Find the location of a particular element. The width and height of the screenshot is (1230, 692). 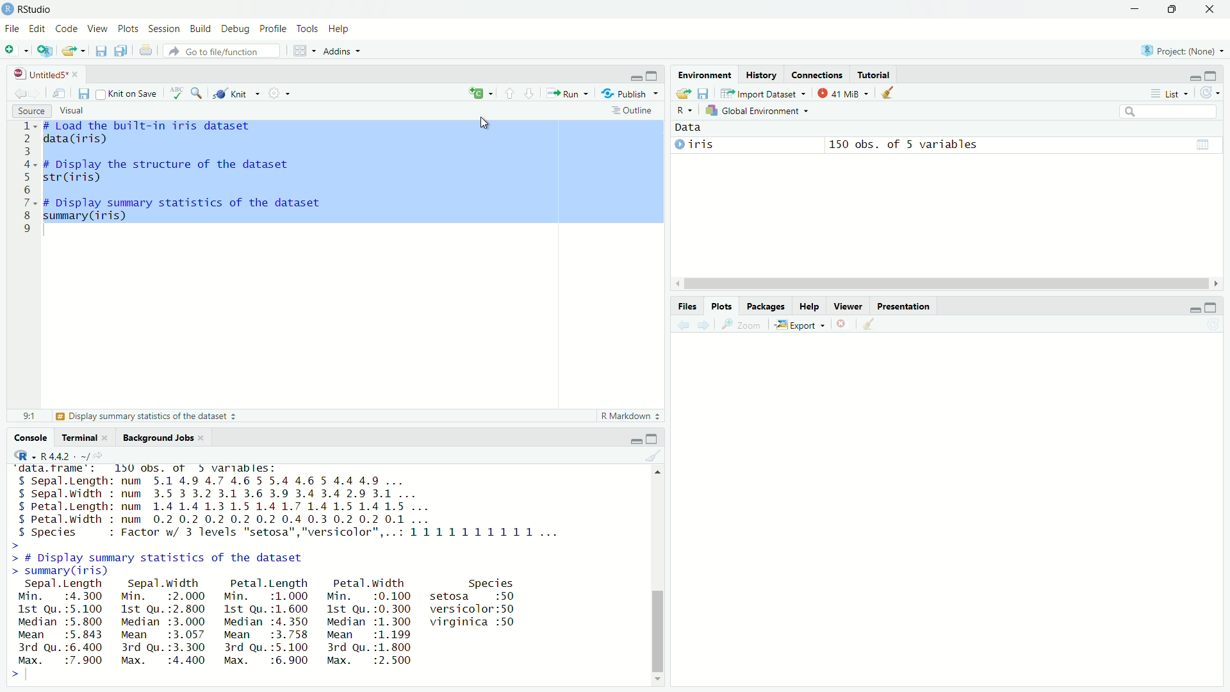

150 obs. of 5 variables is located at coordinates (907, 144).